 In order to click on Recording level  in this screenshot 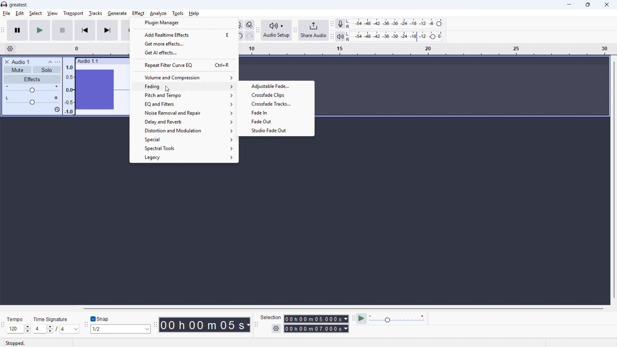, I will do `click(396, 24)`.